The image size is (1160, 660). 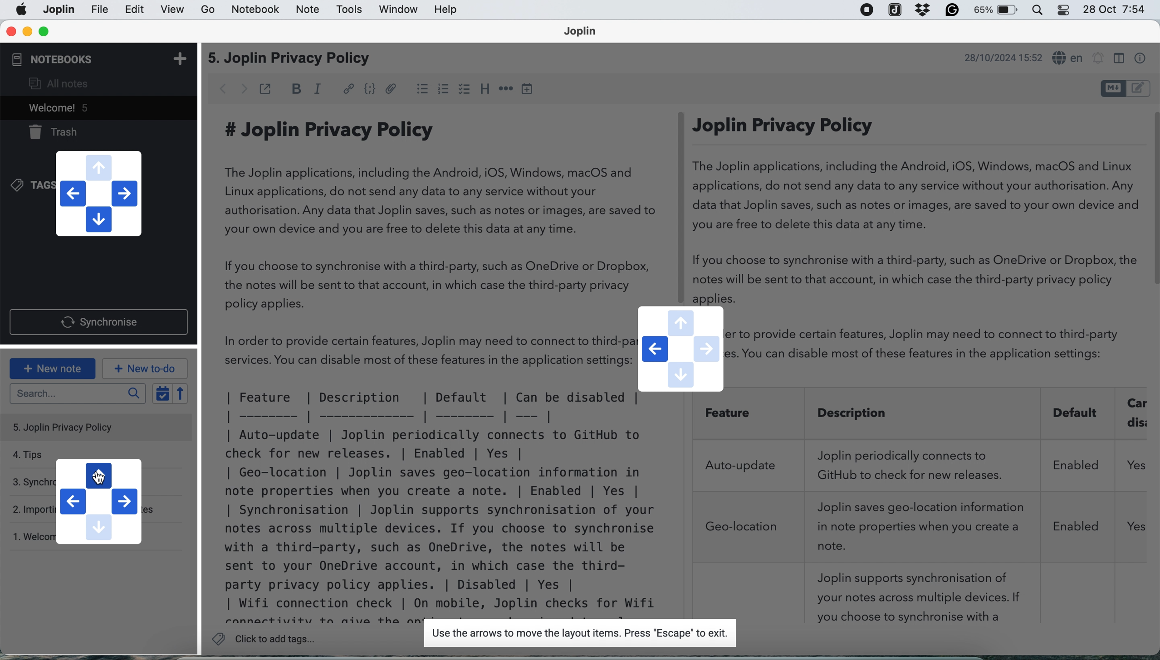 I want to click on navigation buttons, so click(x=680, y=349).